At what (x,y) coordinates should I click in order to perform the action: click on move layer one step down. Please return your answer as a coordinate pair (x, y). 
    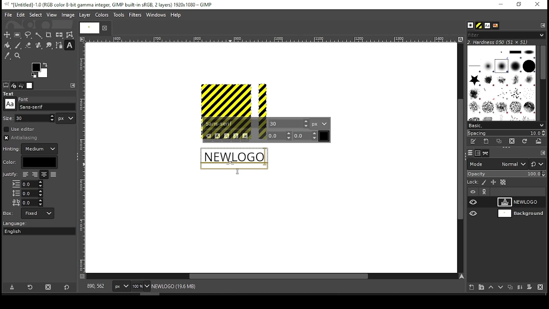
    Looking at the image, I should click on (501, 288).